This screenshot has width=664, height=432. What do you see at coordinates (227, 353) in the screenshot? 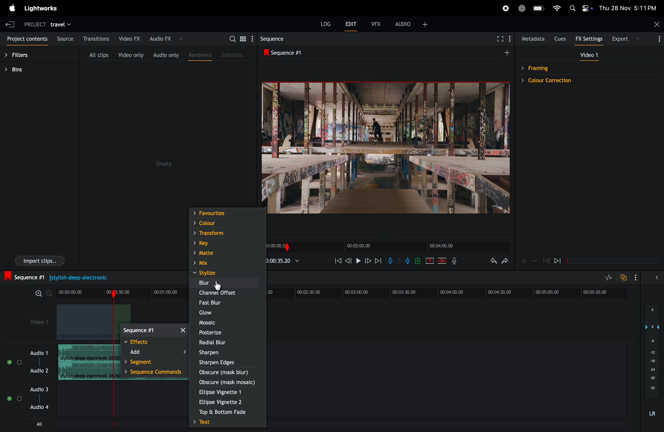
I see `sharpen` at bounding box center [227, 353].